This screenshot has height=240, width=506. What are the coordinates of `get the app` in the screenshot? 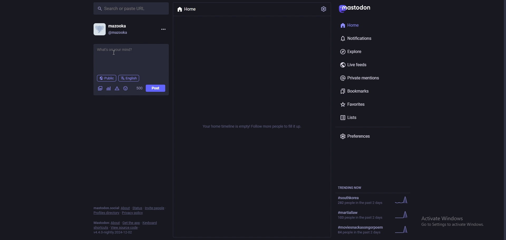 It's located at (131, 223).